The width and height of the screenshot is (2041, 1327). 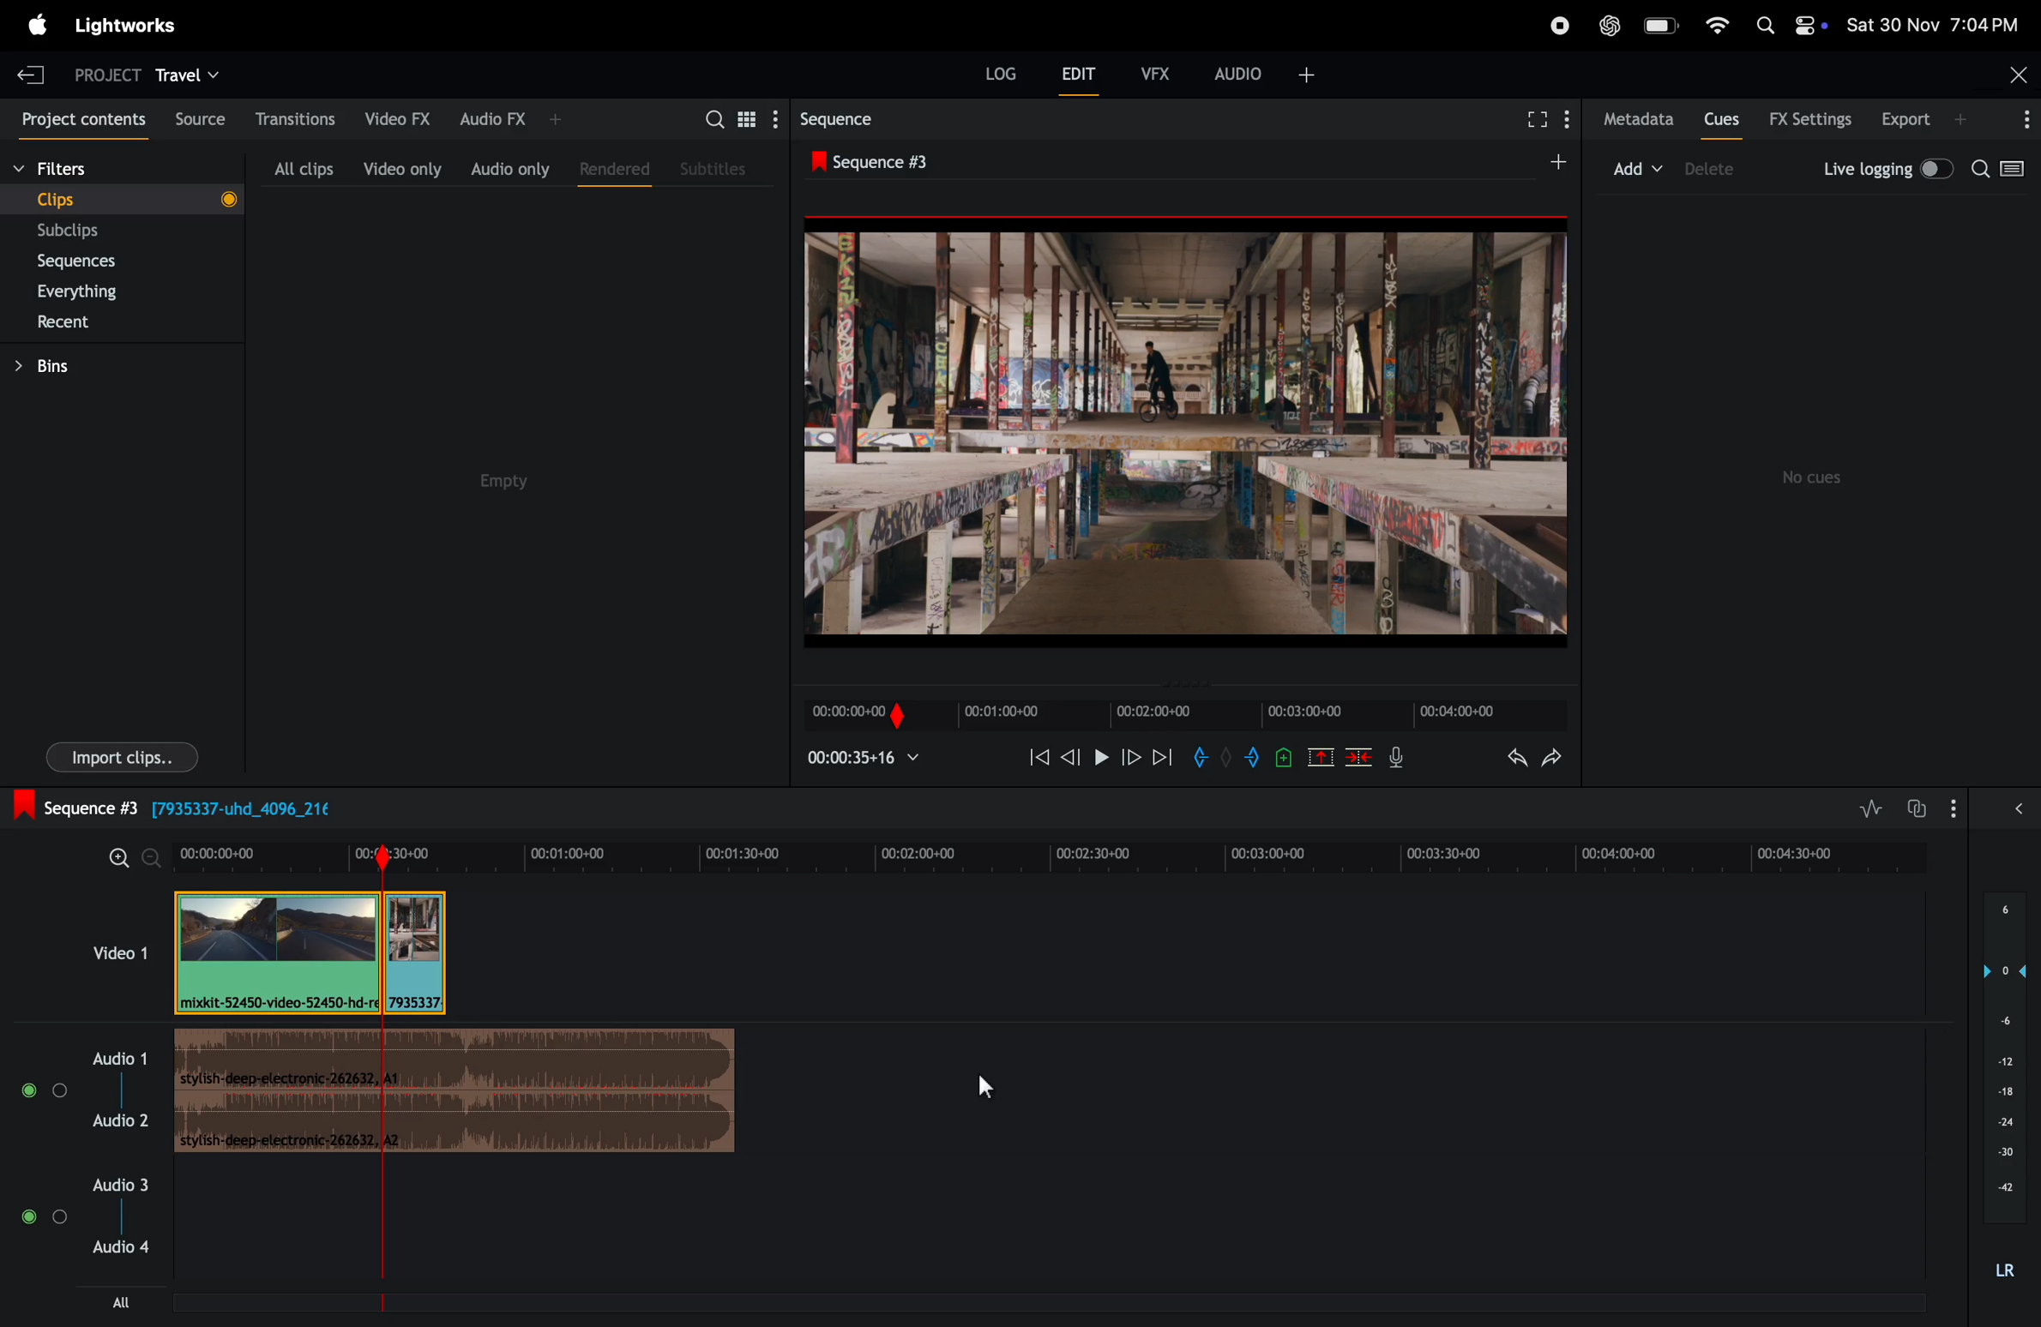 What do you see at coordinates (2000, 1189) in the screenshot?
I see `-42 (layers)` at bounding box center [2000, 1189].